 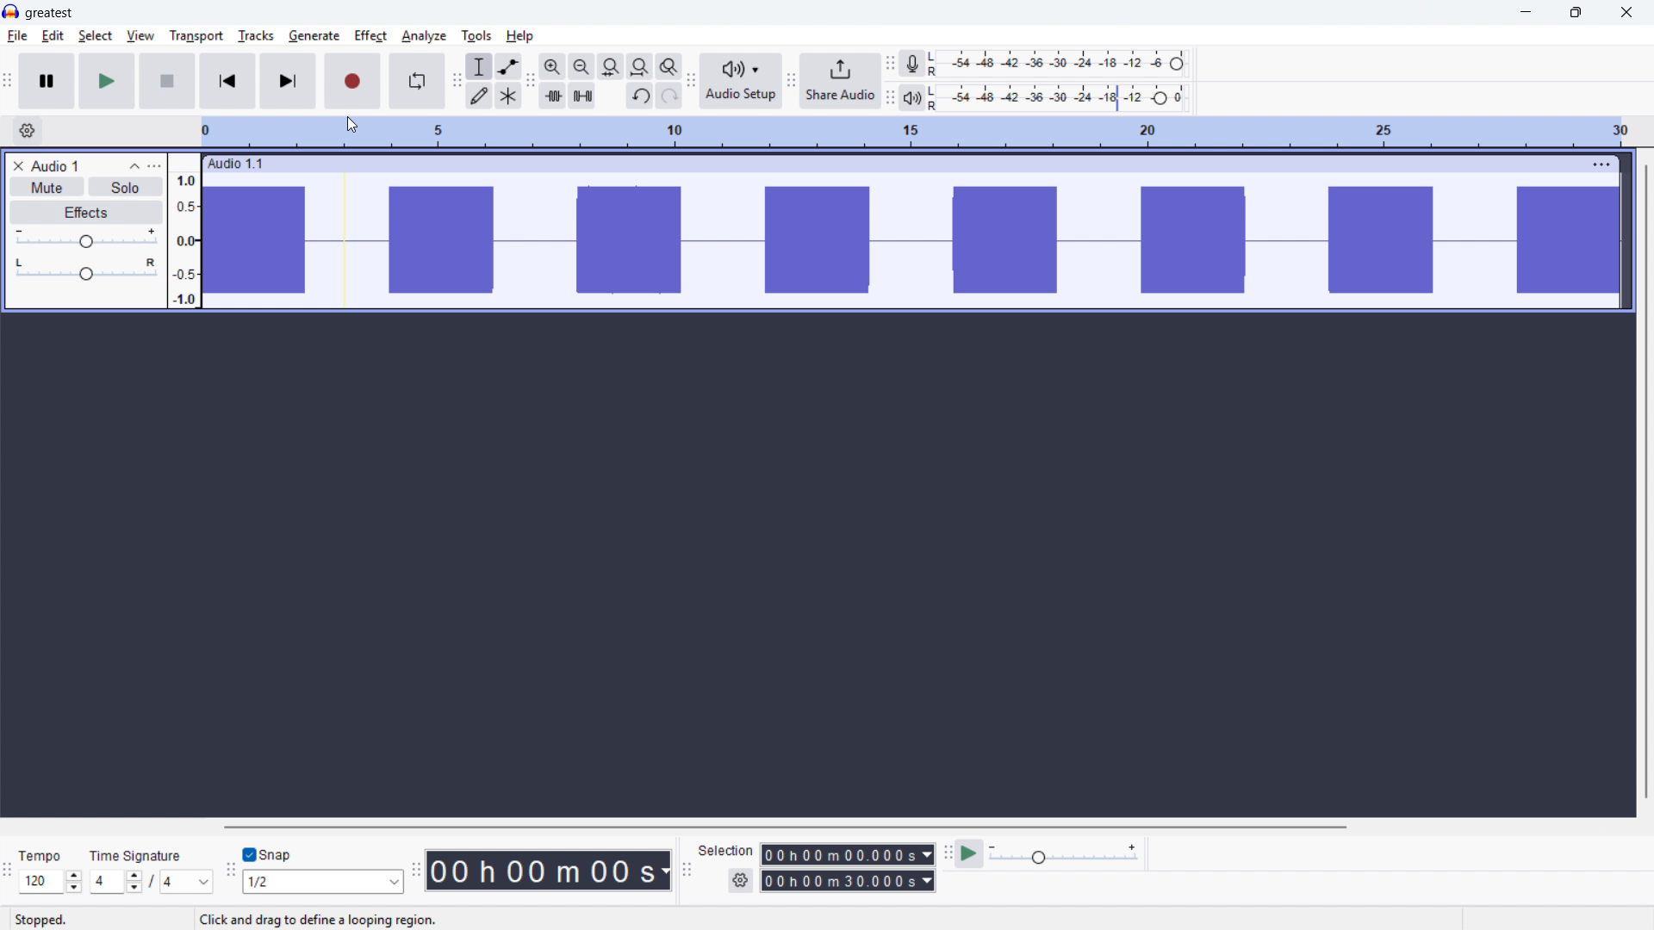 What do you see at coordinates (742, 82) in the screenshot?
I see `audio setup` at bounding box center [742, 82].